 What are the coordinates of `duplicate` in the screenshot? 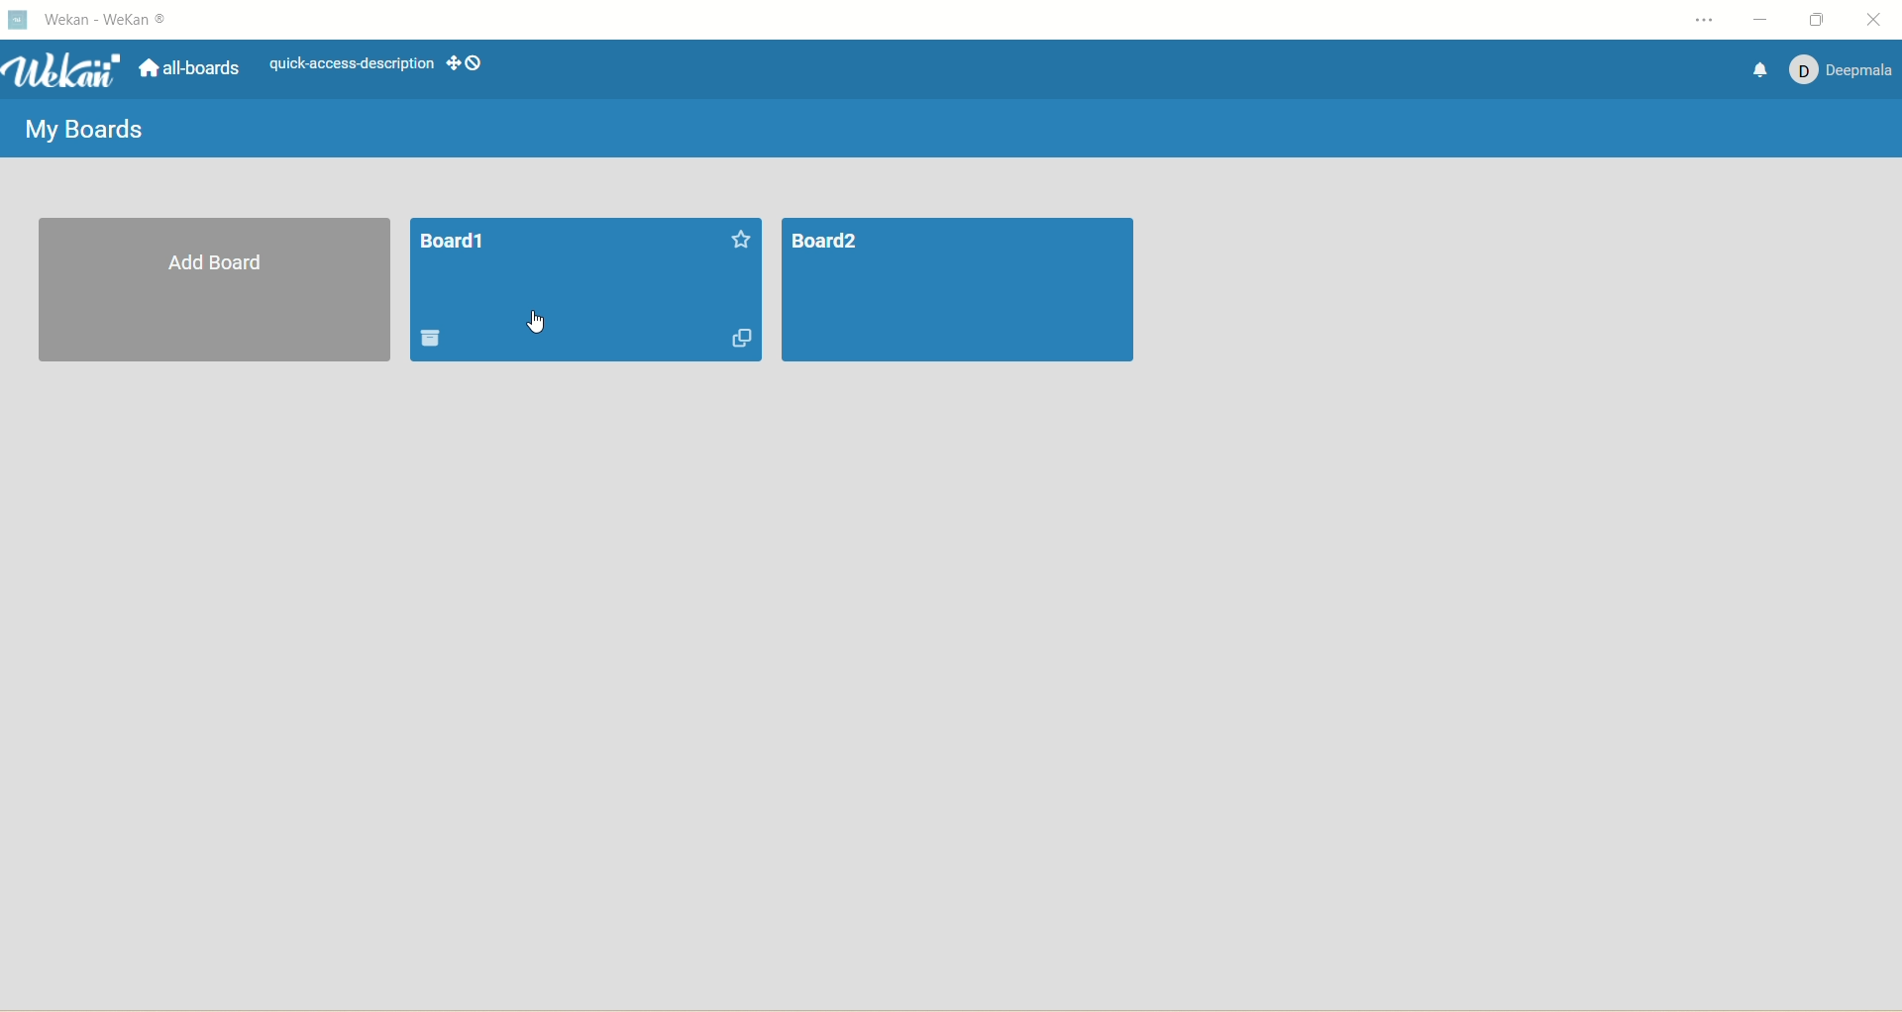 It's located at (741, 338).